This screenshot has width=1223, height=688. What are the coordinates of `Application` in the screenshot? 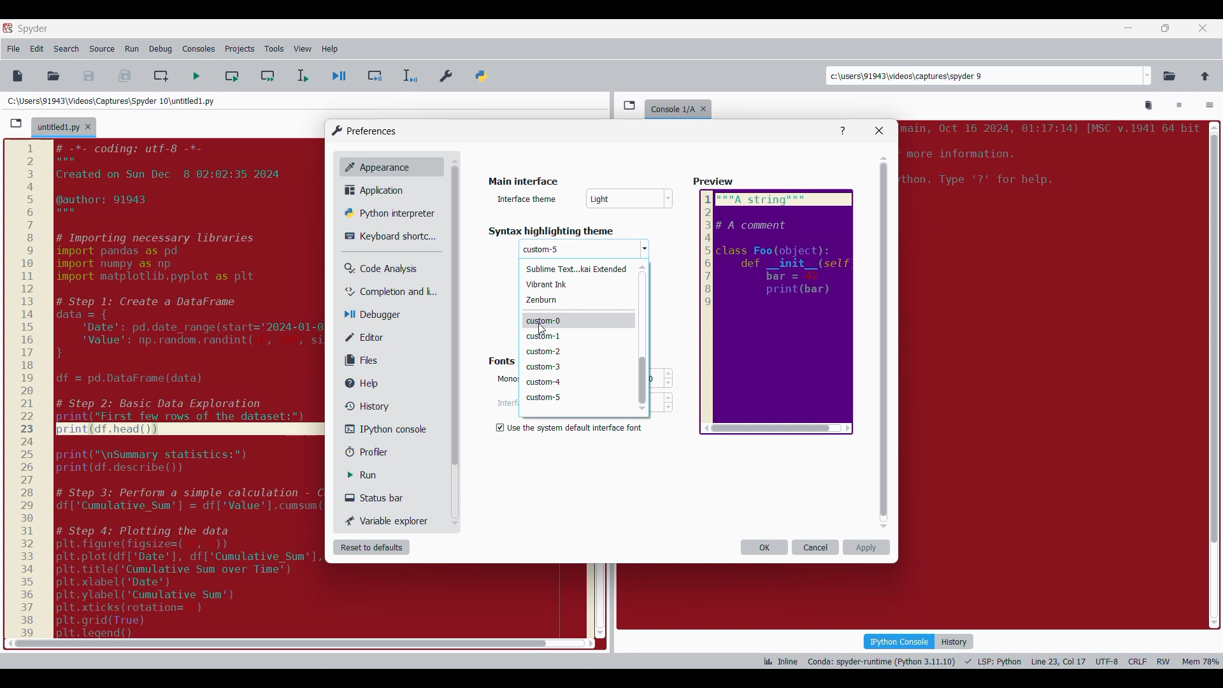 It's located at (378, 190).